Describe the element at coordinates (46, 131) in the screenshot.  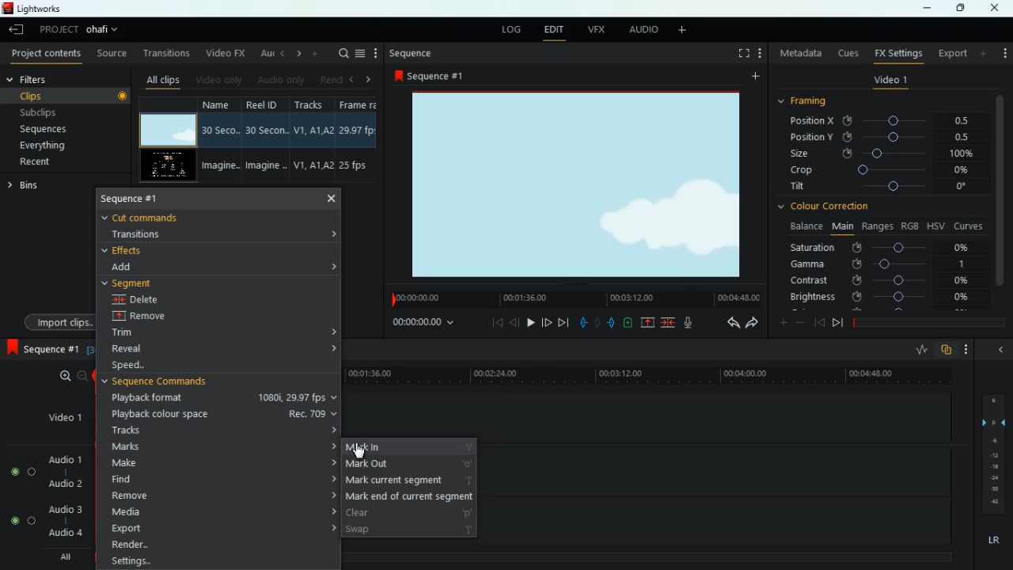
I see `sequences` at that location.